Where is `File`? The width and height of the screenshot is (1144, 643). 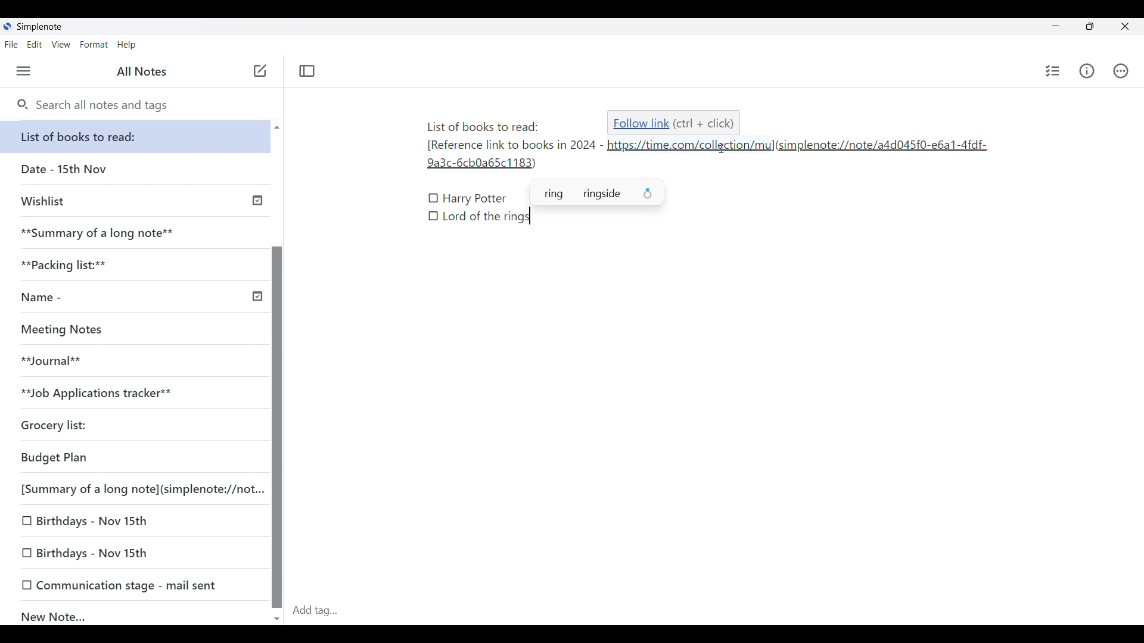
File is located at coordinates (11, 45).